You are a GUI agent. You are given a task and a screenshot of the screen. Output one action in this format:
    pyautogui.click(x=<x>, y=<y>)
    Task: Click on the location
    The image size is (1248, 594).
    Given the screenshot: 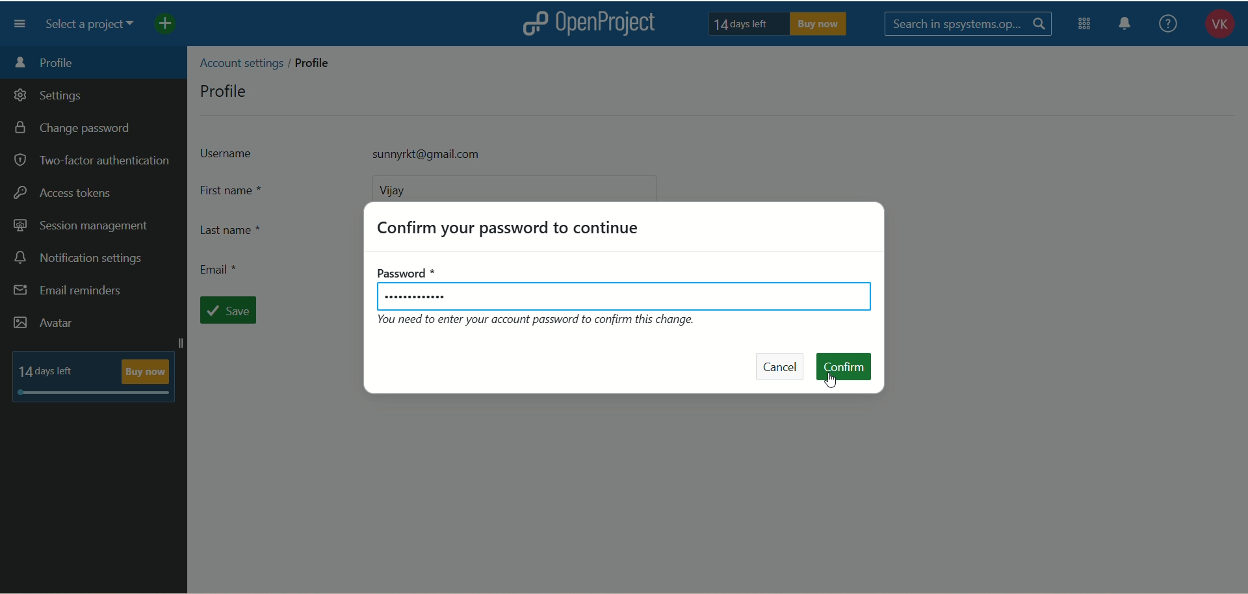 What is the action you would take?
    pyautogui.click(x=270, y=61)
    